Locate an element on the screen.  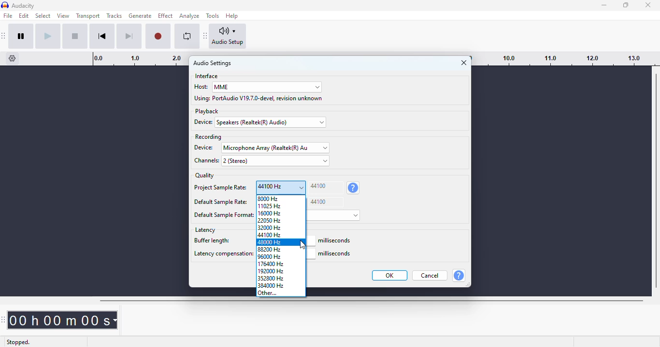
22050 Hz is located at coordinates (281, 220).